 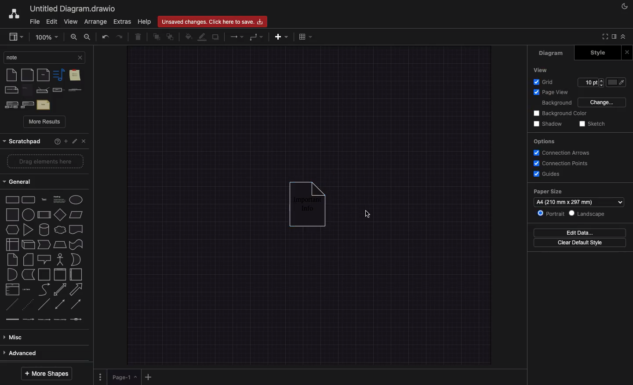 What do you see at coordinates (547, 174) in the screenshot?
I see `Guides` at bounding box center [547, 174].